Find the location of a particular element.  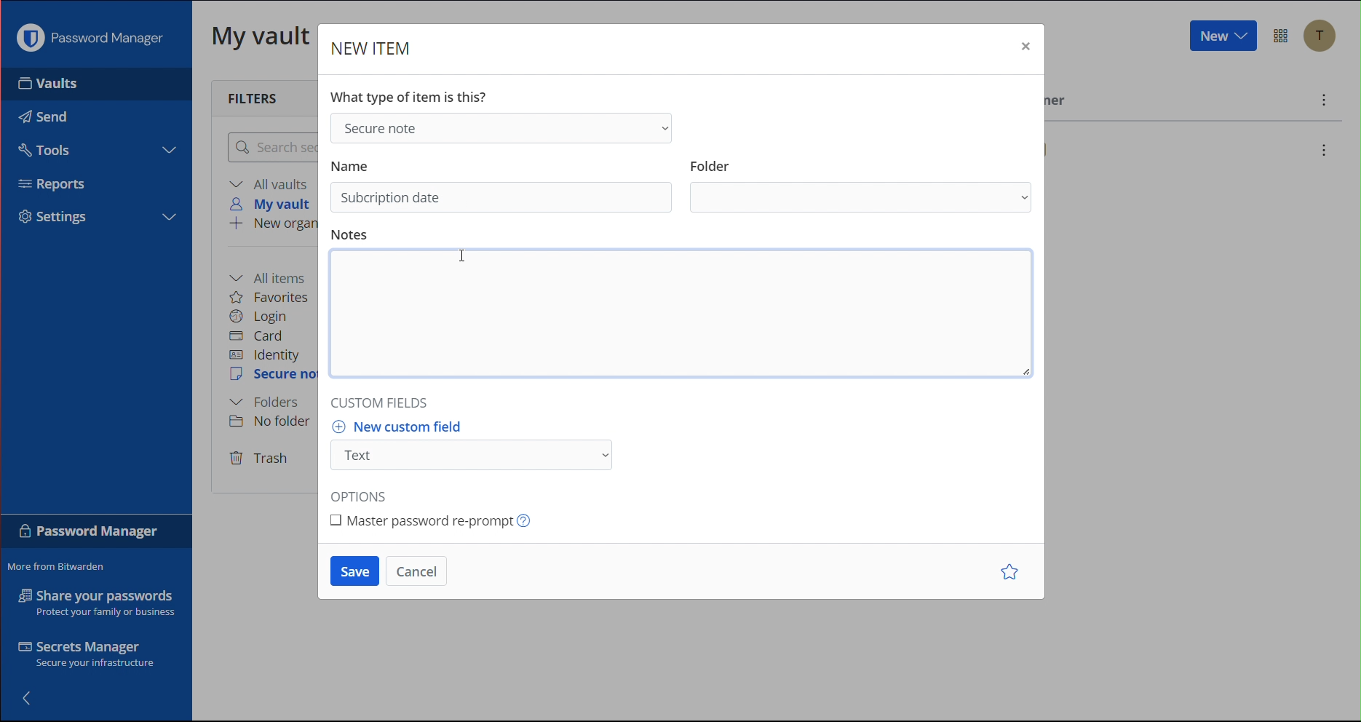

Filters is located at coordinates (257, 97).